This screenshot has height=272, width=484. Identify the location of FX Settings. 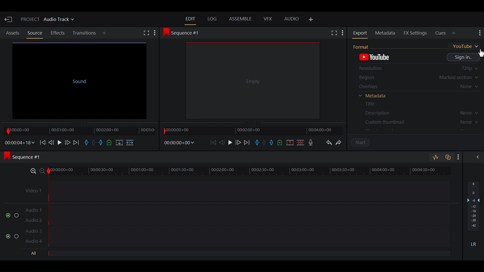
(415, 33).